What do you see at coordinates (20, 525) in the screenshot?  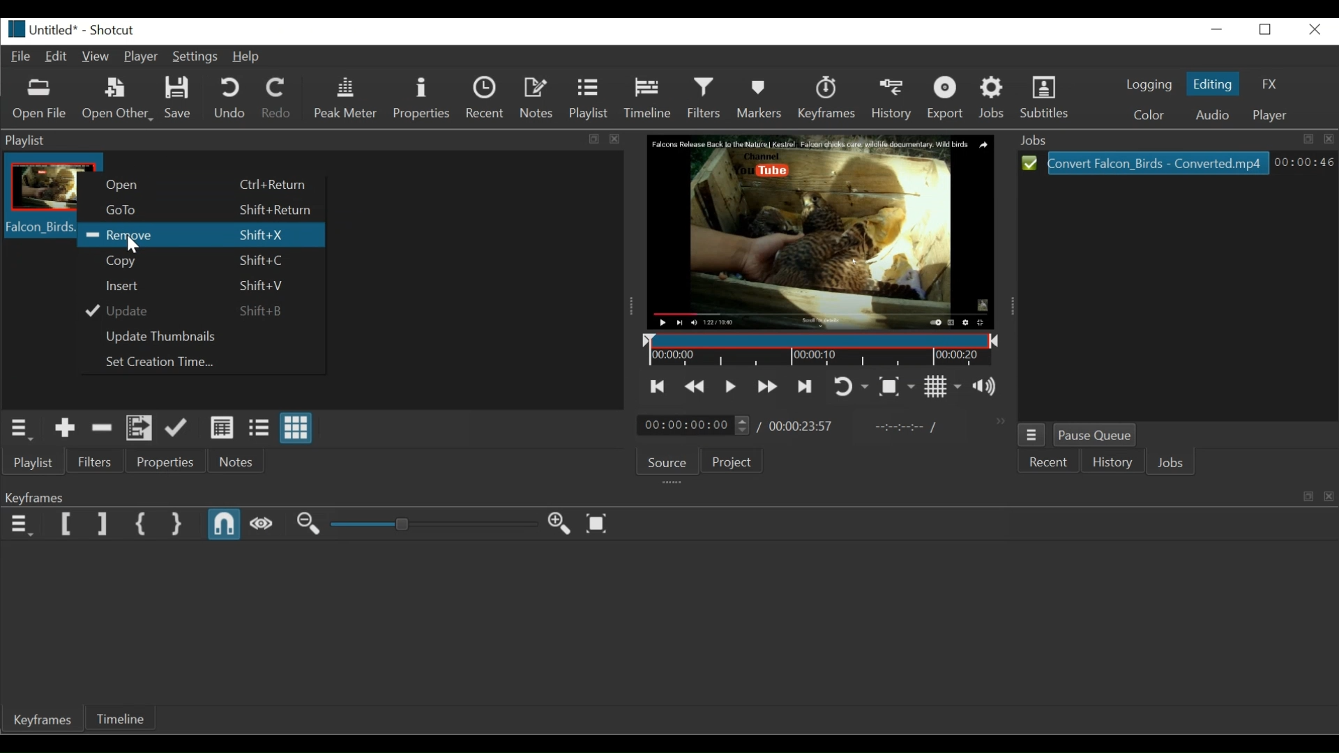 I see `Keyframe menu` at bounding box center [20, 525].